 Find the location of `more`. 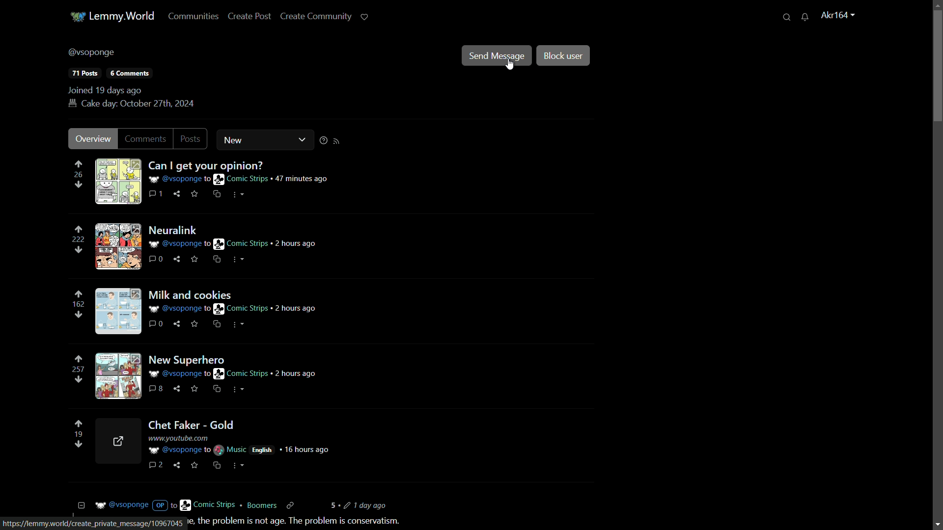

more is located at coordinates (238, 390).